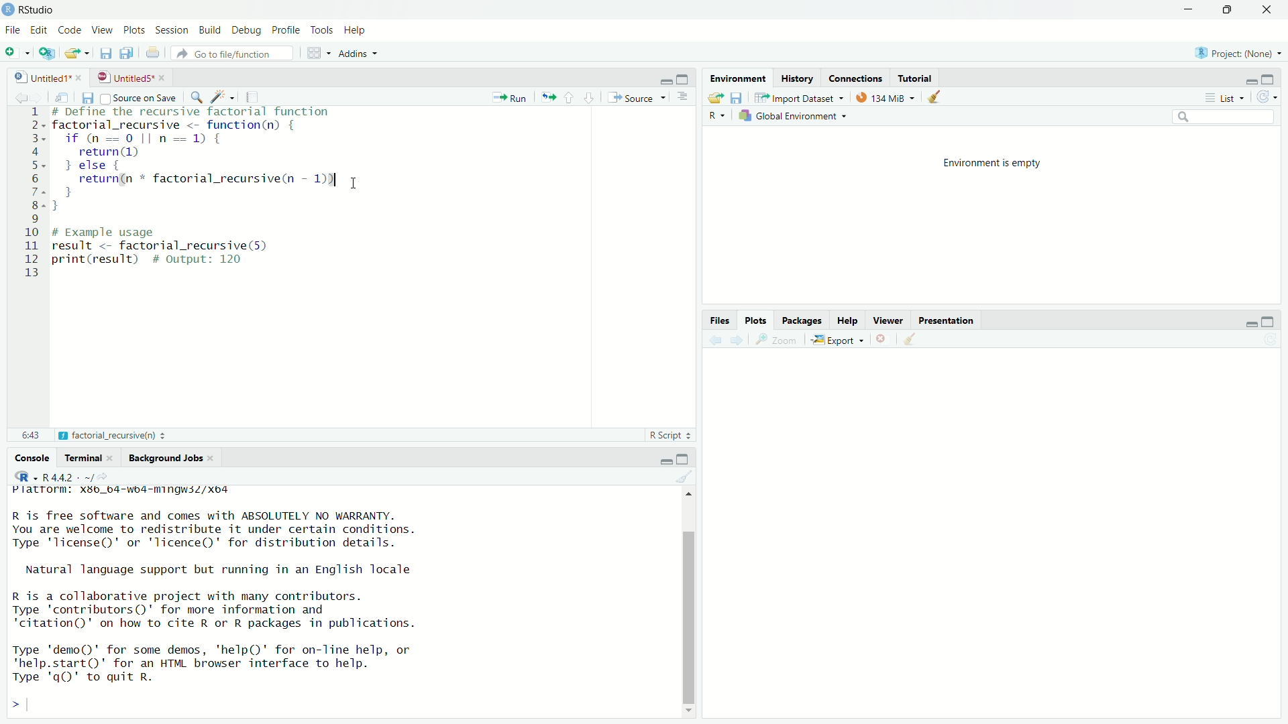 This screenshot has height=724, width=1288. I want to click on Refresh current plot, so click(1269, 340).